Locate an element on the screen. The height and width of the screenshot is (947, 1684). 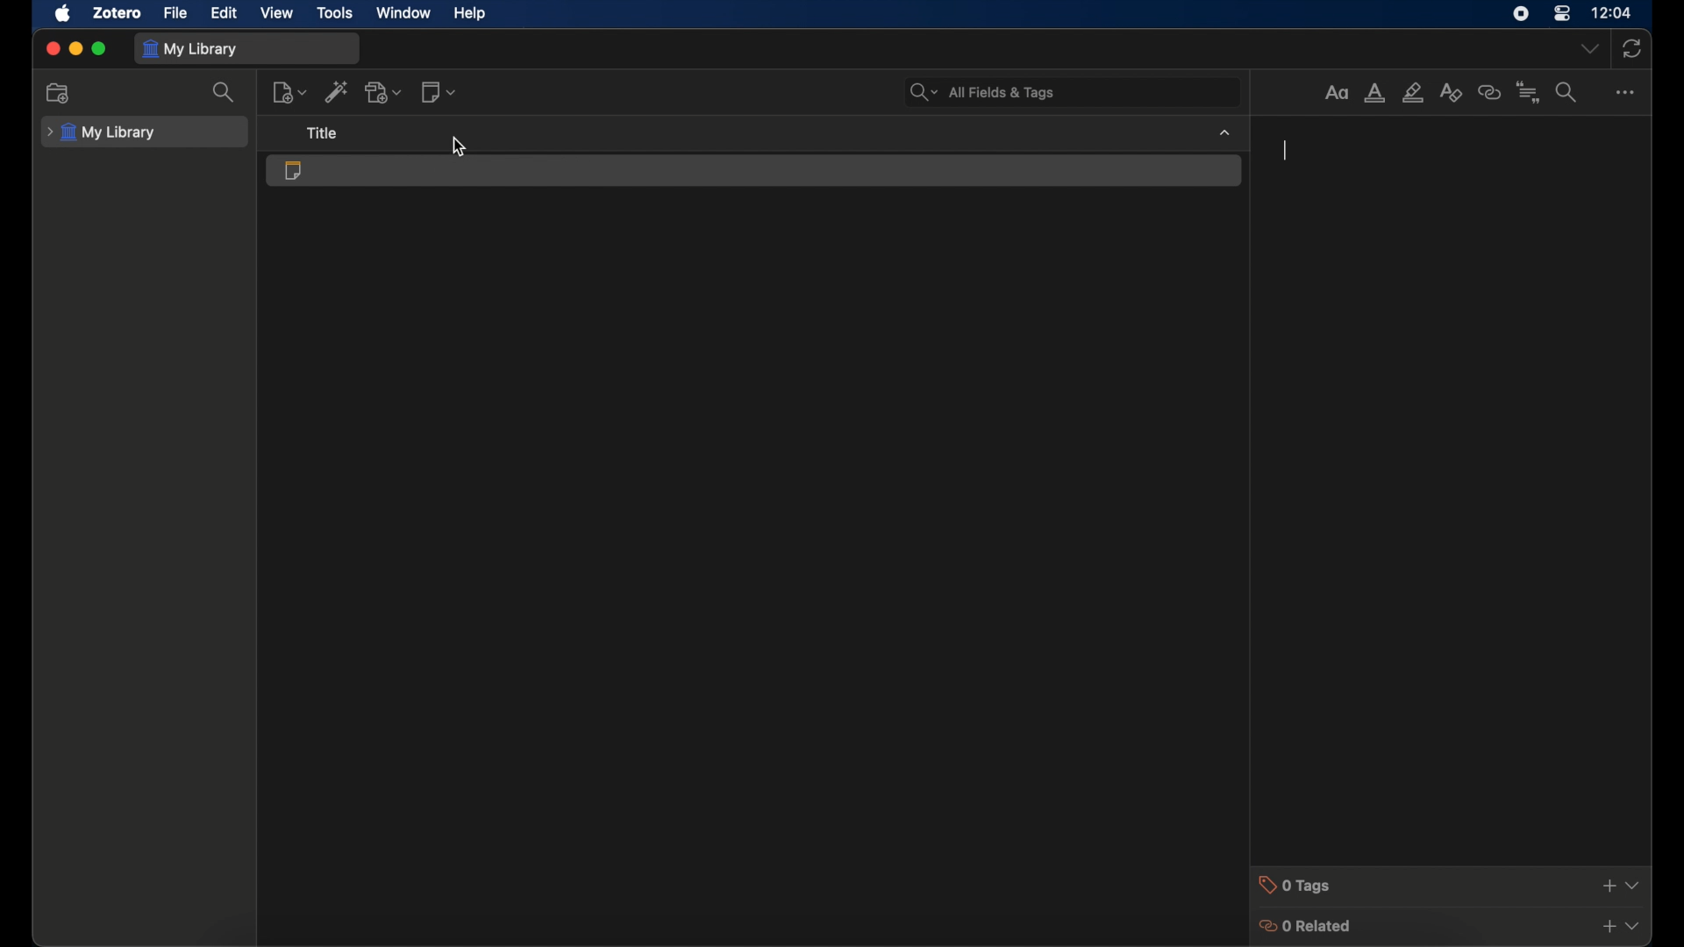
screen recorder icon is located at coordinates (1520, 13).